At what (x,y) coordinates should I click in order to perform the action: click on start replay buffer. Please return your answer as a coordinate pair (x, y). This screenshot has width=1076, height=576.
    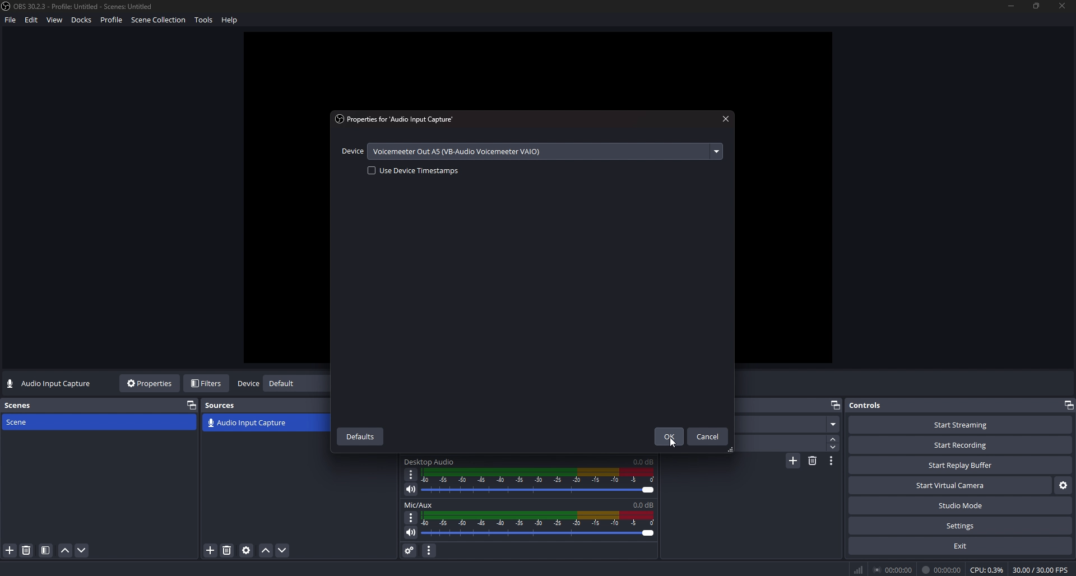
    Looking at the image, I should click on (961, 466).